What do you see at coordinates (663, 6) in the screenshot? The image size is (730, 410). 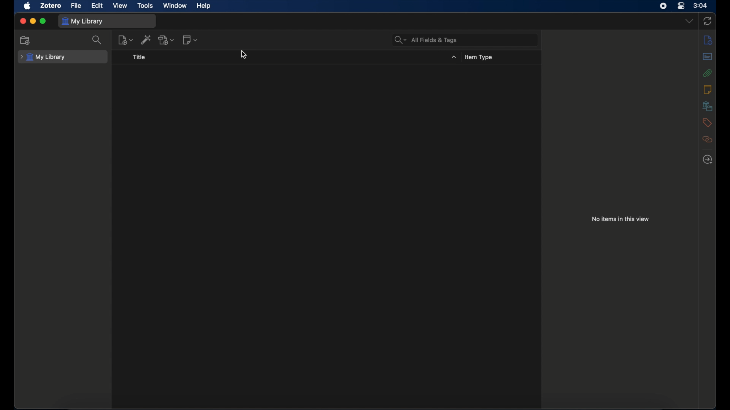 I see `screen recorder` at bounding box center [663, 6].